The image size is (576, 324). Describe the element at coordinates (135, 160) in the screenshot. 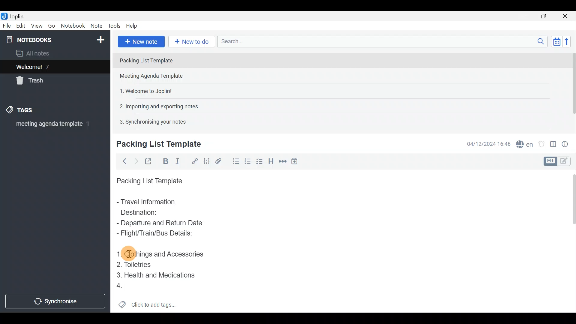

I see `Forward` at that location.